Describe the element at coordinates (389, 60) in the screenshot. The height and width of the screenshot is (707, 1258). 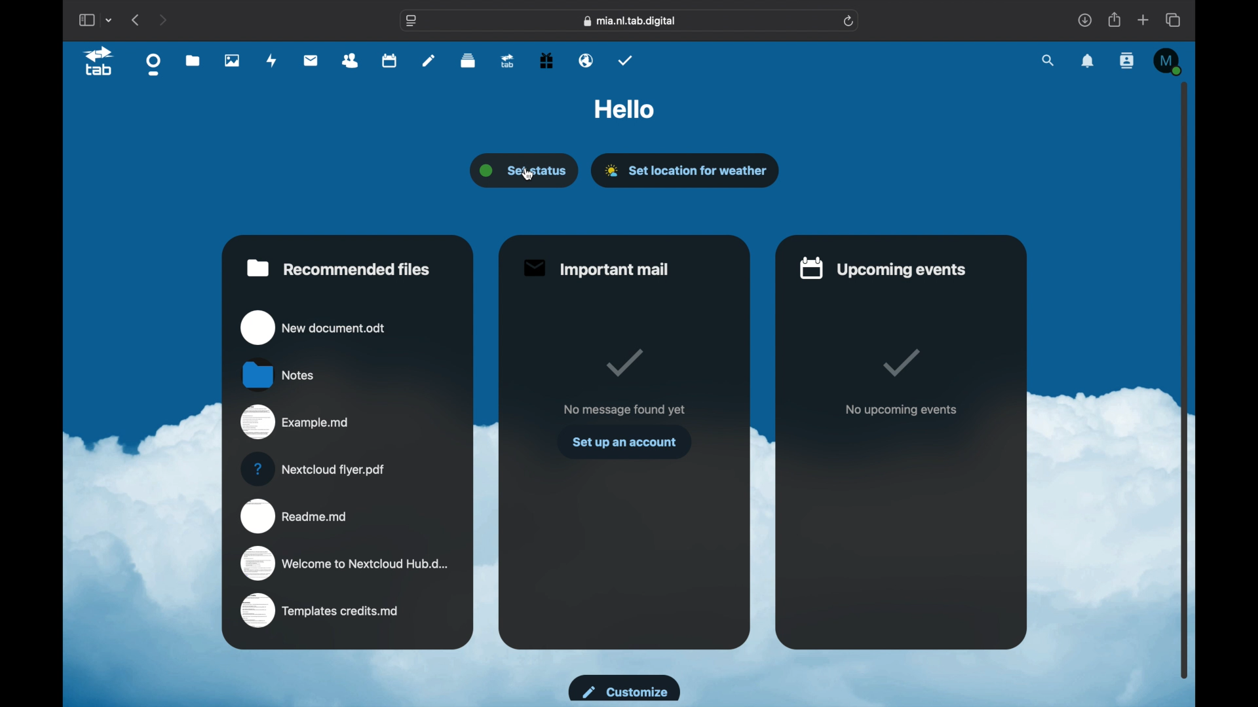
I see `calendar` at that location.